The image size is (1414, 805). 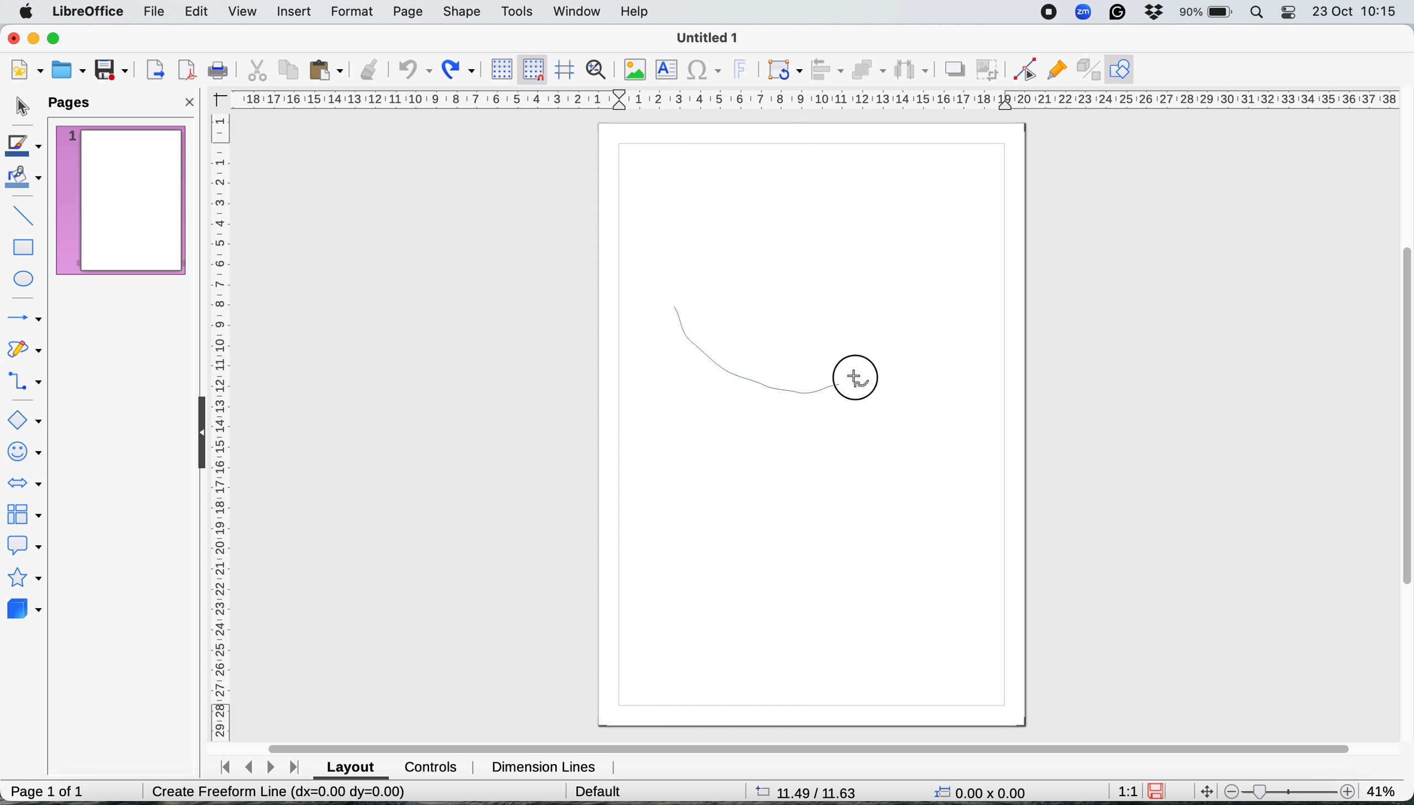 I want to click on snap to grid, so click(x=533, y=70).